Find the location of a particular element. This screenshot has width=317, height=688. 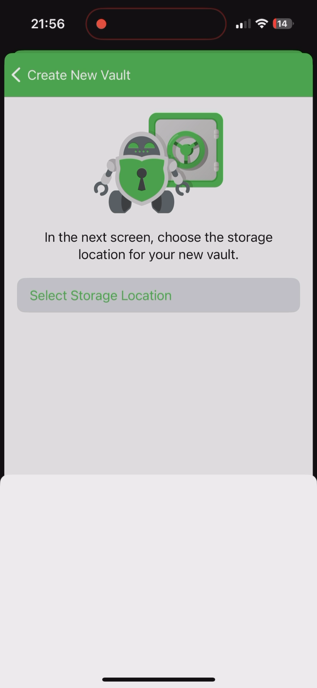

battery is located at coordinates (283, 25).